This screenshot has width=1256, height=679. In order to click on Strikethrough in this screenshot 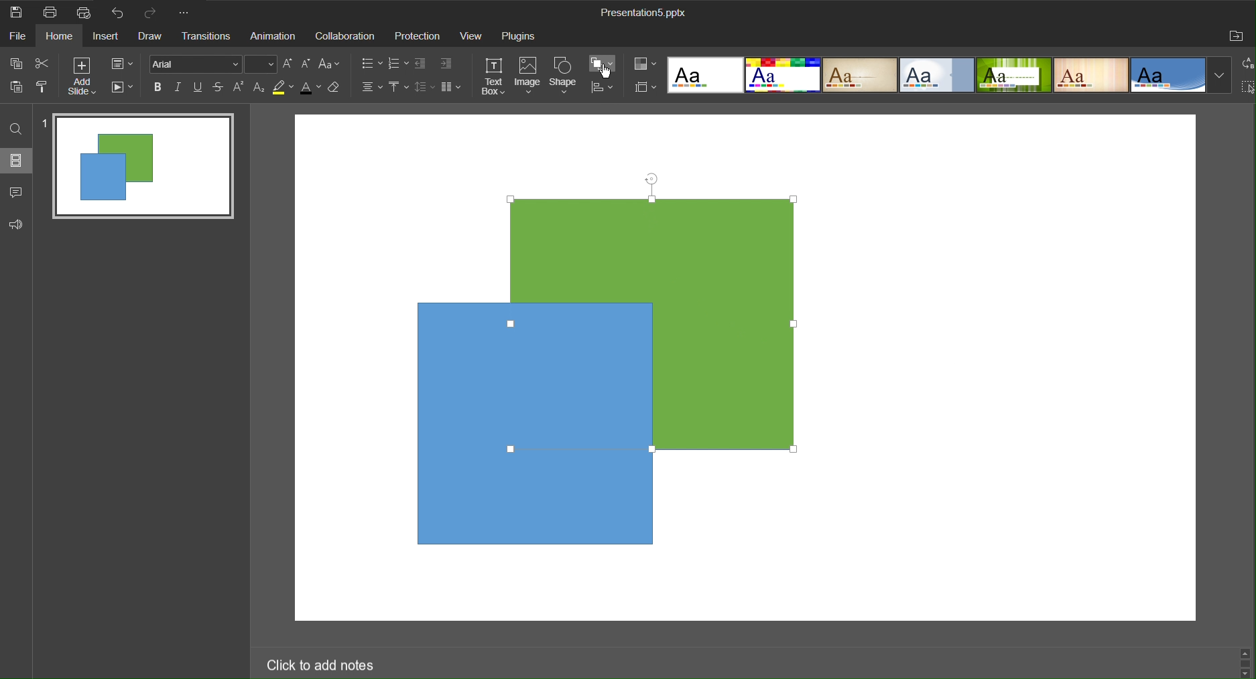, I will do `click(218, 87)`.